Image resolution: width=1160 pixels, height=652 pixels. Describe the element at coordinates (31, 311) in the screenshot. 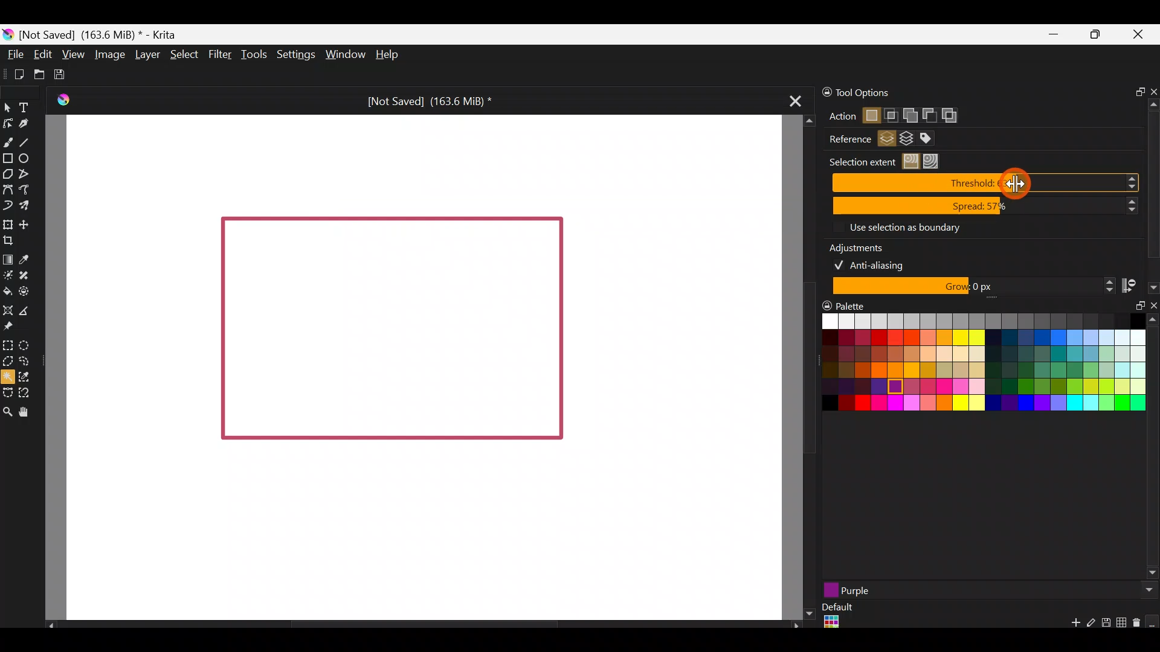

I see `Measure the distance between two points` at that location.